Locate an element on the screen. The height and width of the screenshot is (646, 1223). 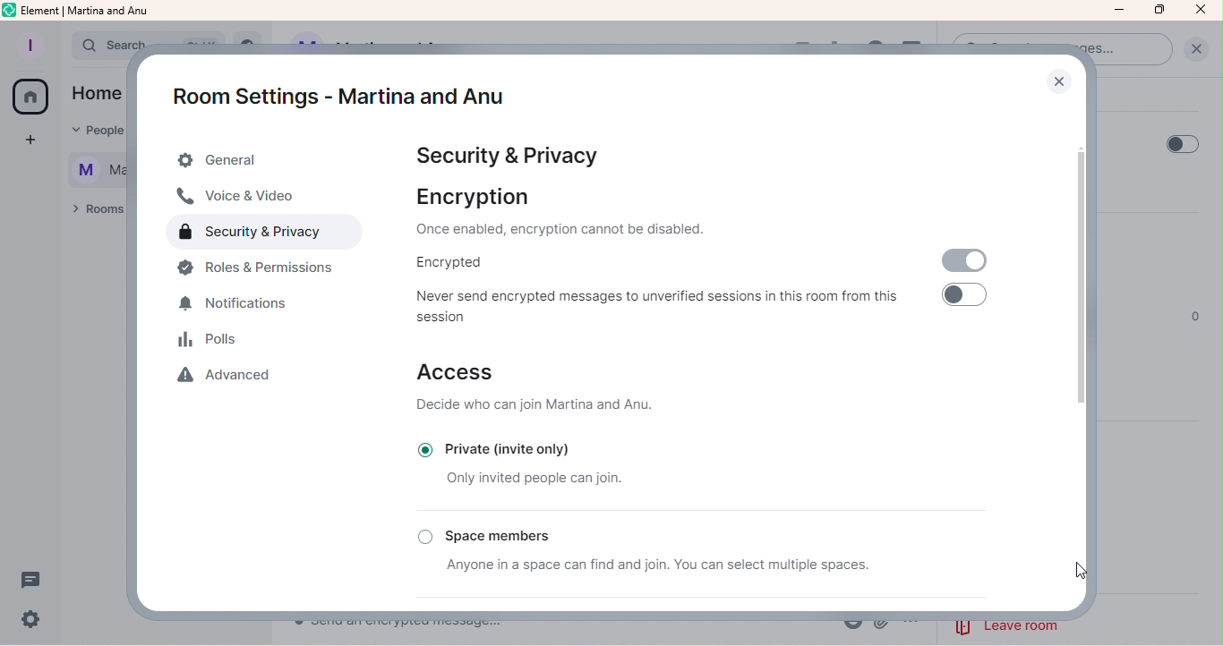
Private (invite only) is located at coordinates (513, 447).